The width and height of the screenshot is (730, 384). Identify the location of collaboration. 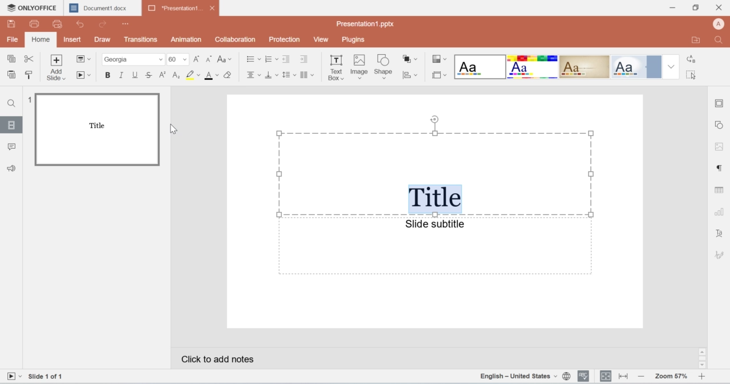
(234, 39).